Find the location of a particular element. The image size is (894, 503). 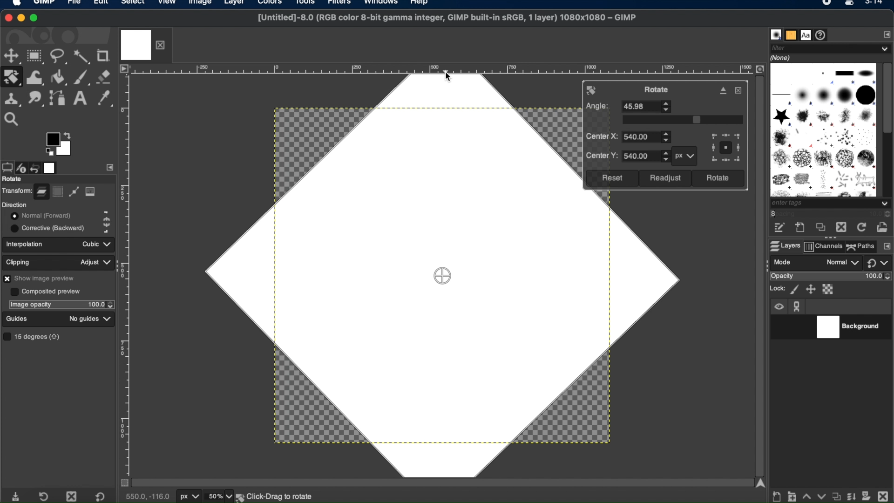

detach dialog from canvas is located at coordinates (724, 90).